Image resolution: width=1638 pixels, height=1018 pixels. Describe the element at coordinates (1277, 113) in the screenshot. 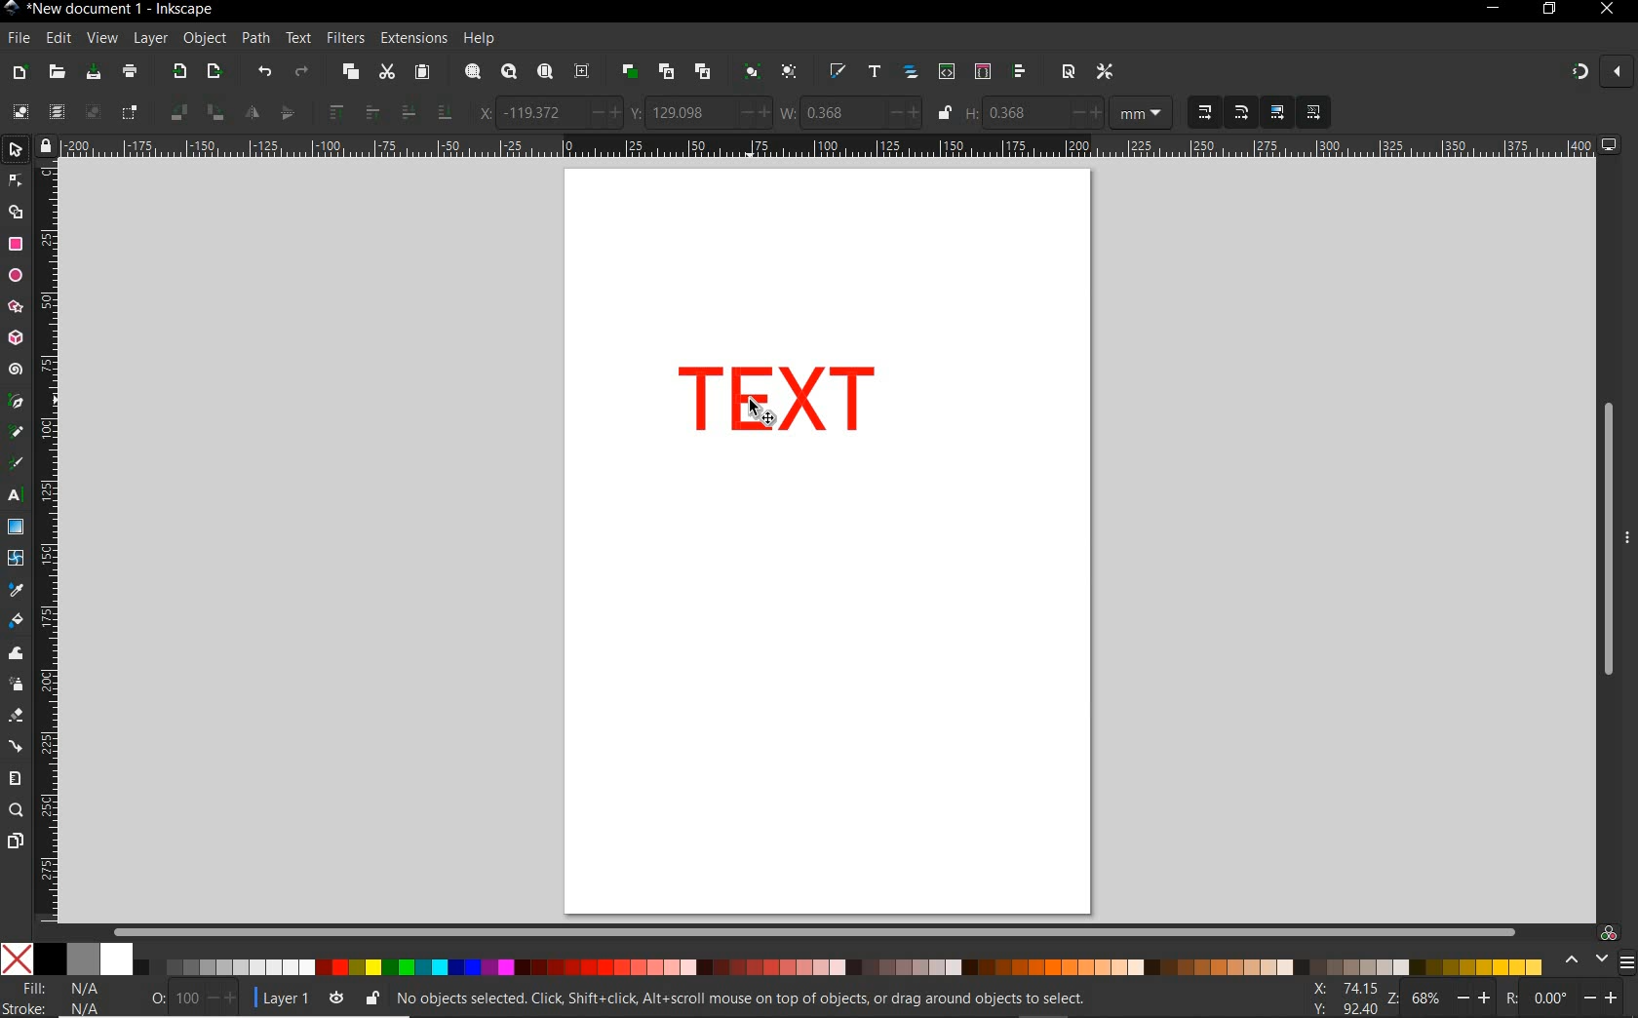

I see `MOVE GRADIENTS` at that location.